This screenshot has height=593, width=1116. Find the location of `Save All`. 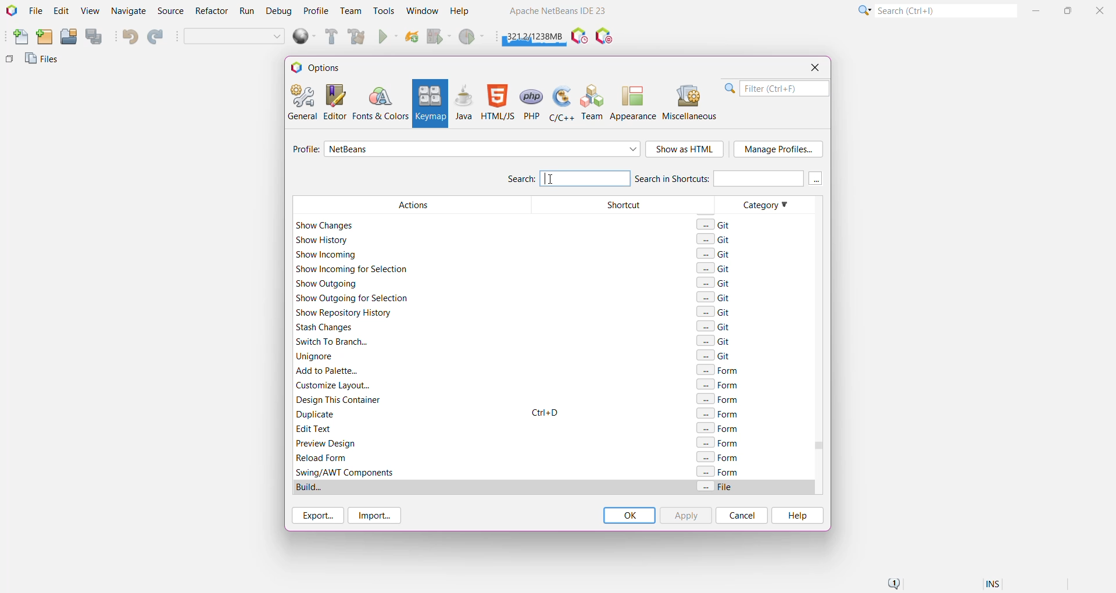

Save All is located at coordinates (95, 37).